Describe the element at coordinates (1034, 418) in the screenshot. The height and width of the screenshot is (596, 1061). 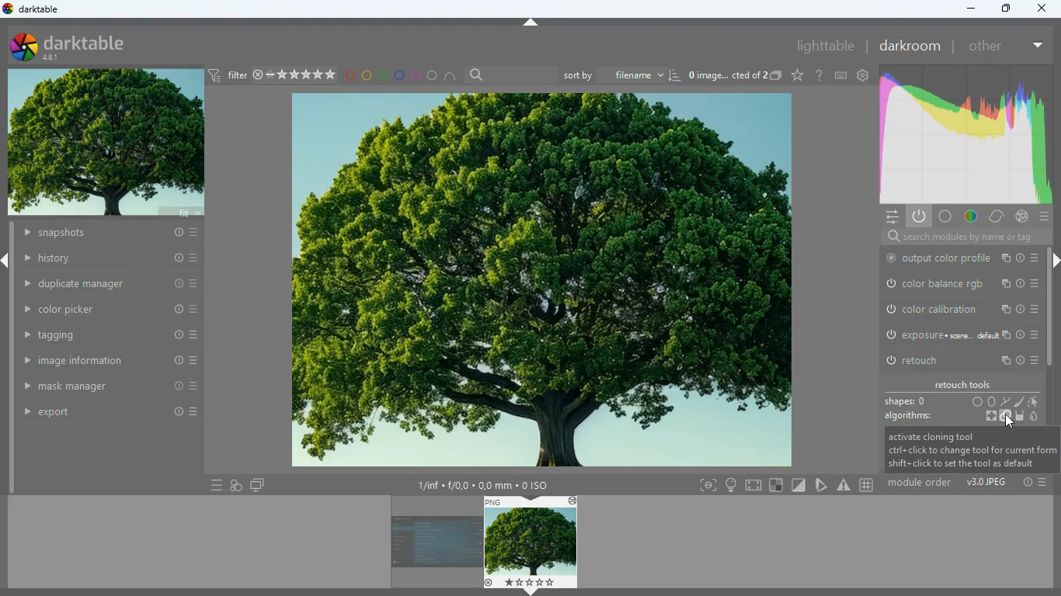
I see `blur` at that location.